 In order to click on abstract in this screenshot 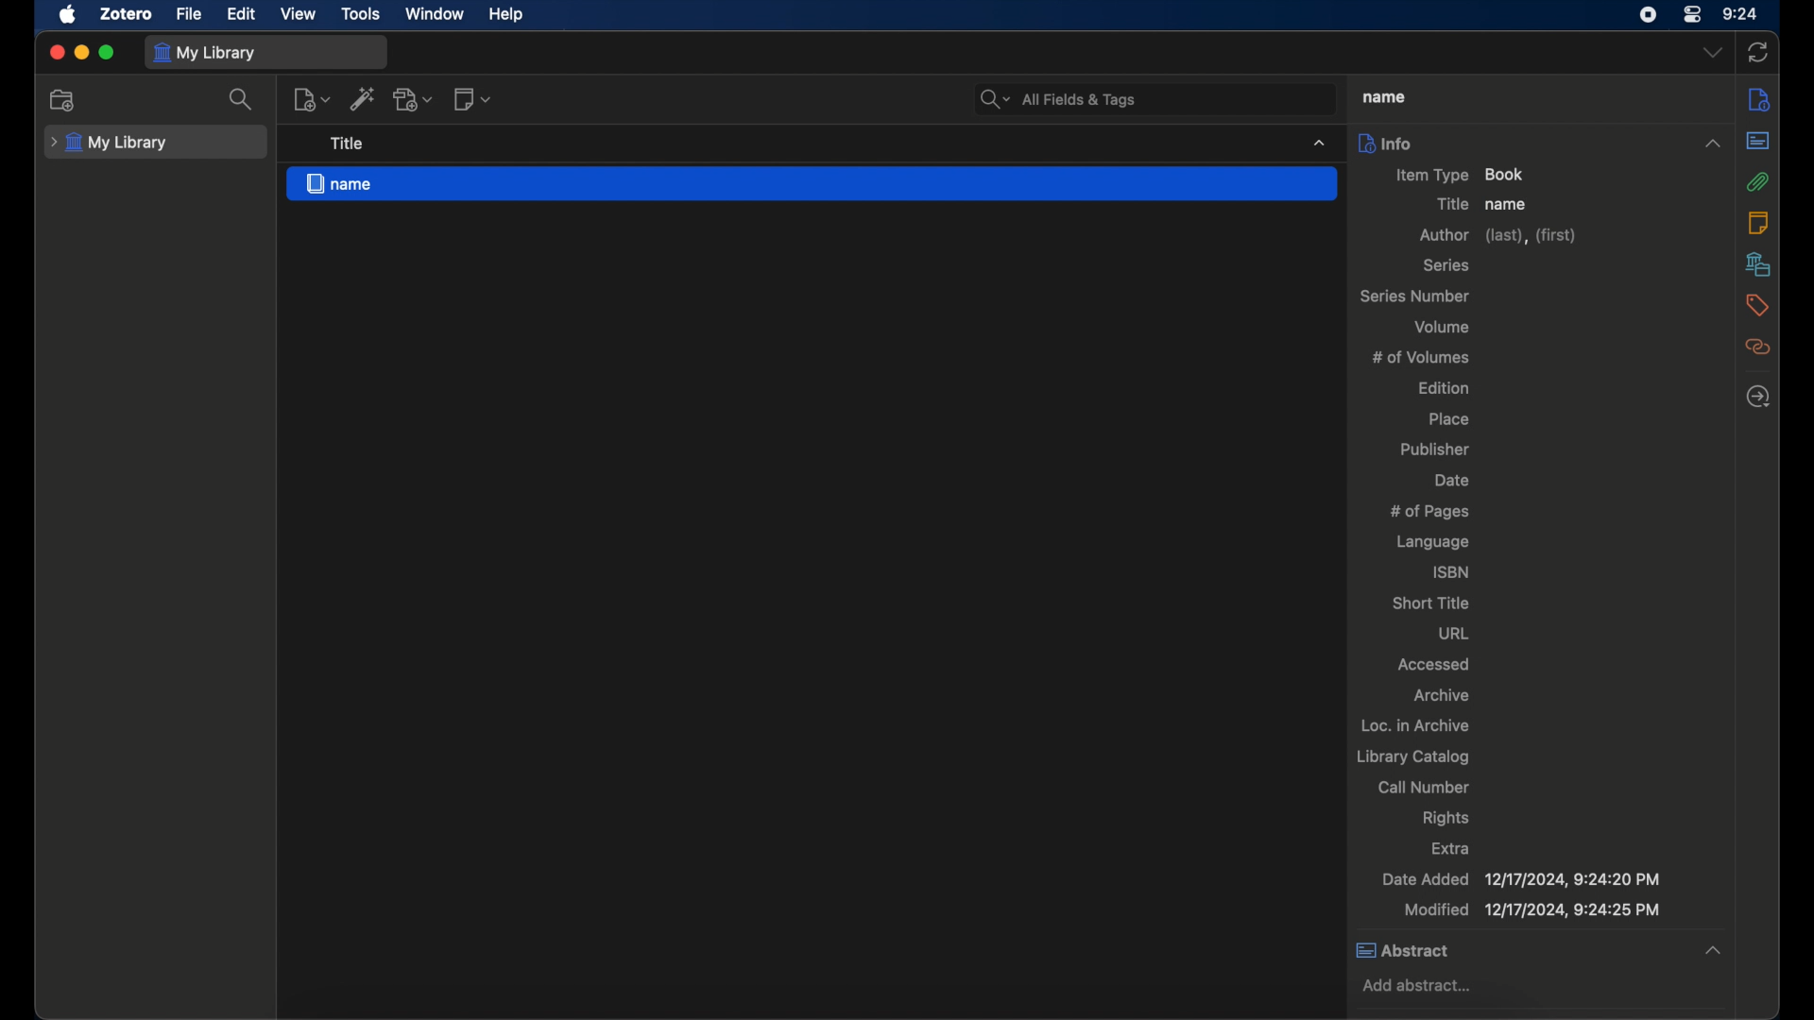, I will do `click(1402, 949)`.